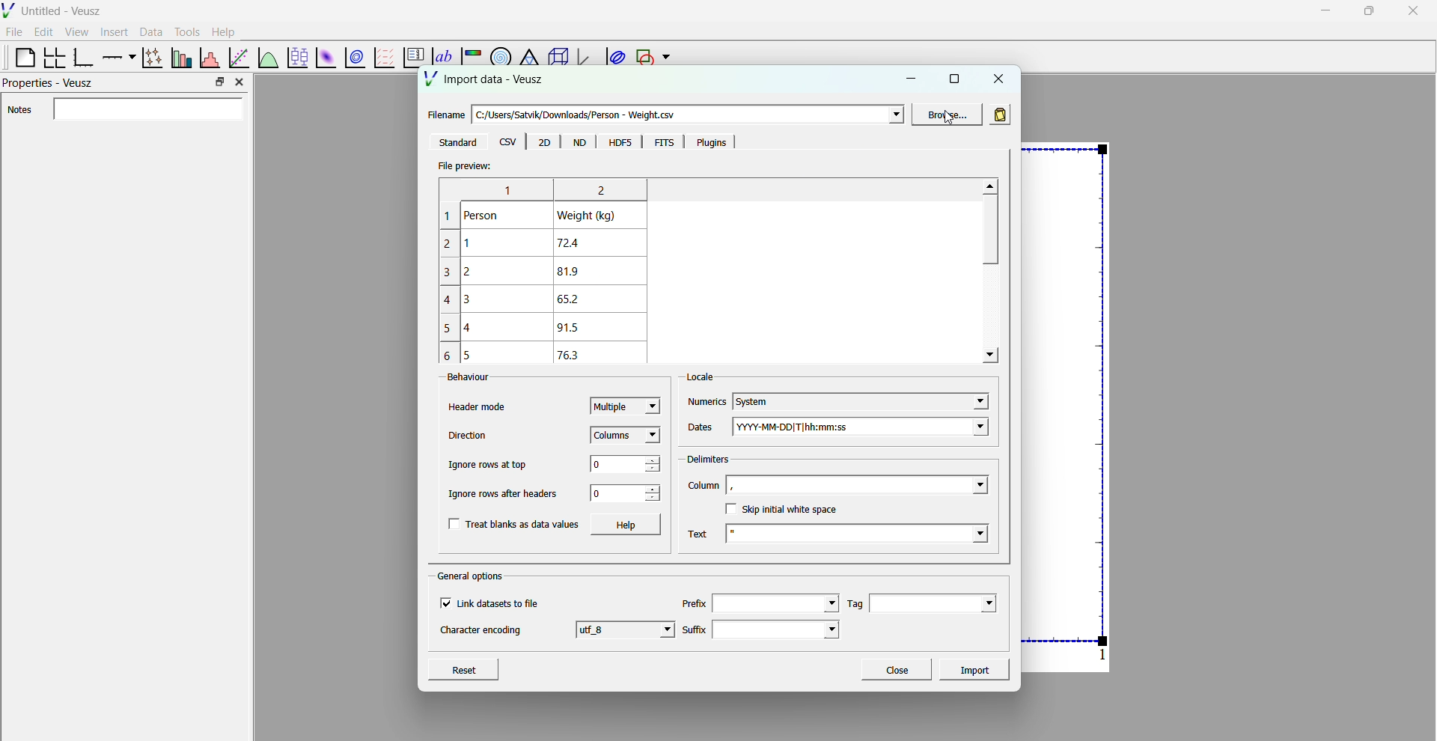 This screenshot has height=741, width=1437. What do you see at coordinates (382, 57) in the screenshot?
I see `plot a vector table` at bounding box center [382, 57].